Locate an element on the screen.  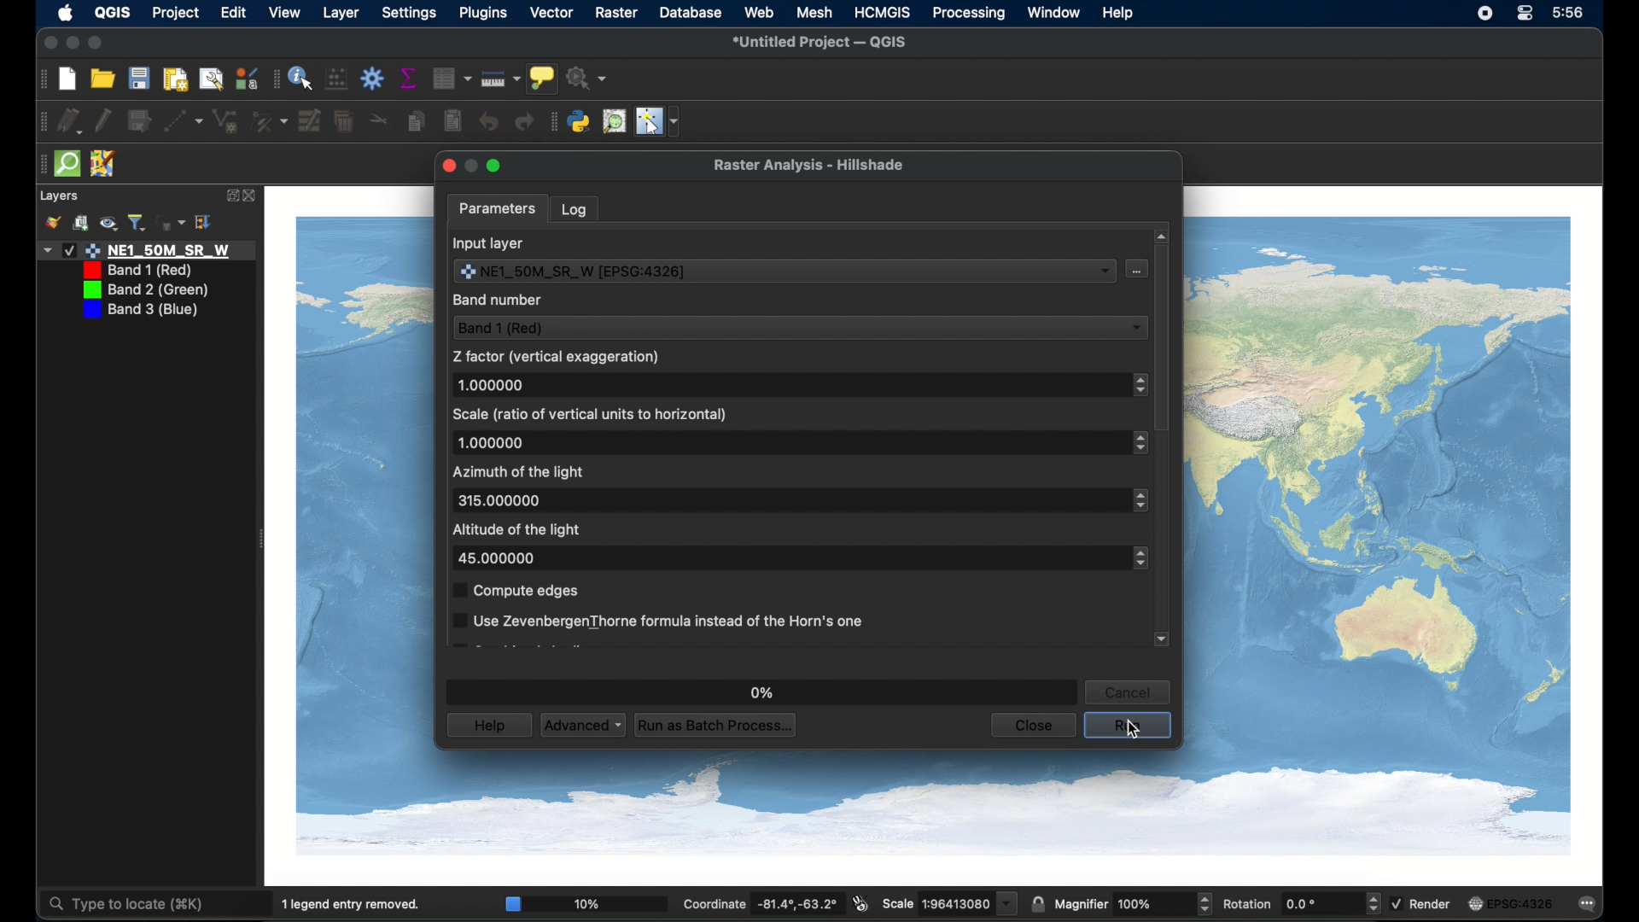
help is located at coordinates (1119, 14).